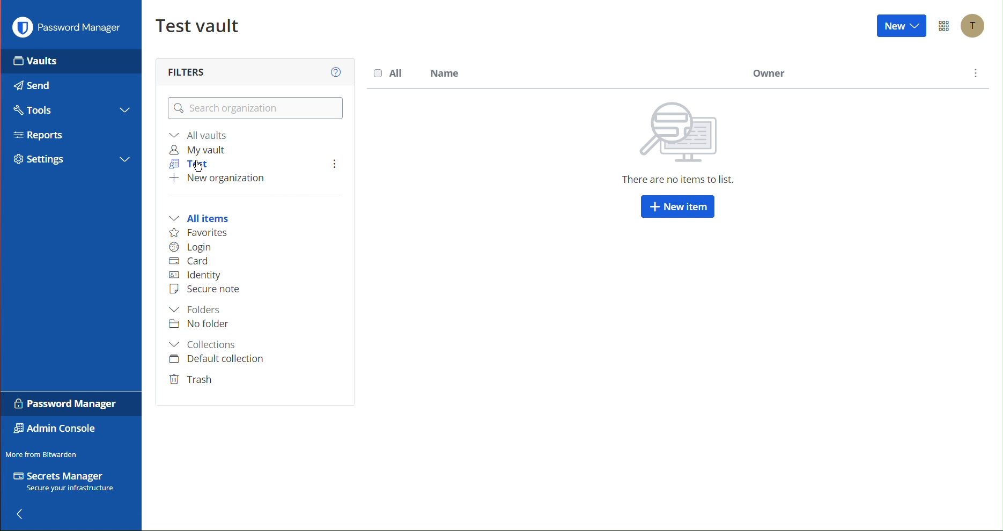 Image resolution: width=1003 pixels, height=531 pixels. I want to click on More from Bitwarden, so click(44, 454).